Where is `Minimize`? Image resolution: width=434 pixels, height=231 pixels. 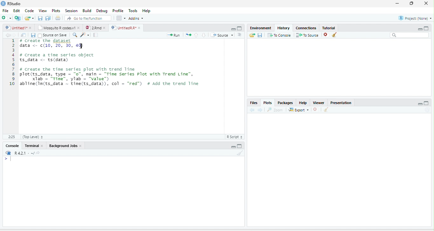
Minimize is located at coordinates (420, 29).